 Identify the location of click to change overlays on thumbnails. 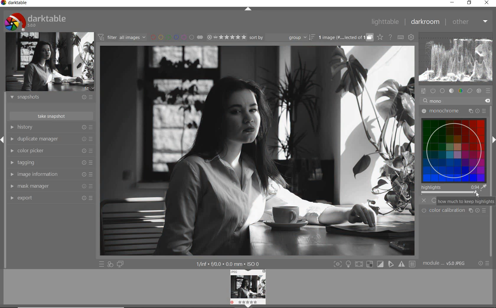
(380, 37).